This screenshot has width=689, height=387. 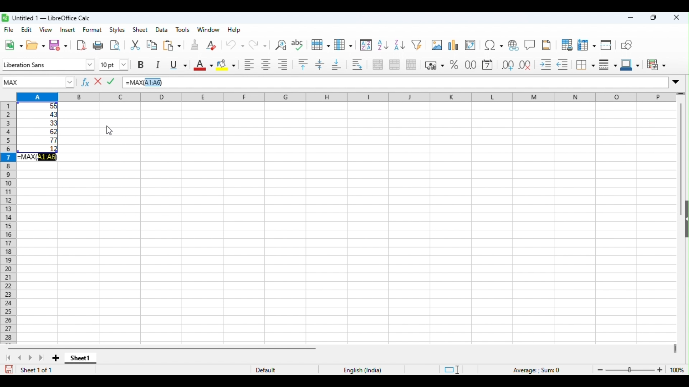 What do you see at coordinates (411, 65) in the screenshot?
I see `unmerge cells` at bounding box center [411, 65].